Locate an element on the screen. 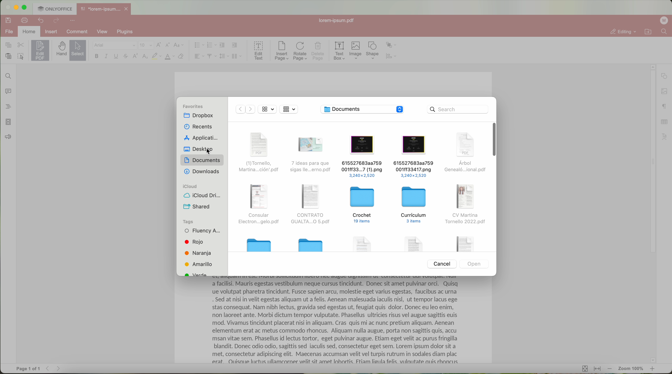  rotate page is located at coordinates (300, 51).